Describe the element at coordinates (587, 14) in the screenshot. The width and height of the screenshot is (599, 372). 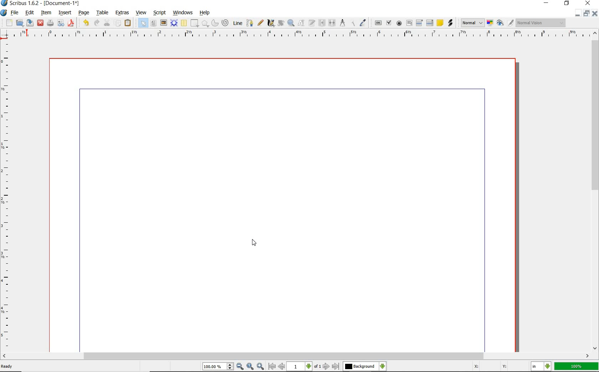
I see `restore` at that location.